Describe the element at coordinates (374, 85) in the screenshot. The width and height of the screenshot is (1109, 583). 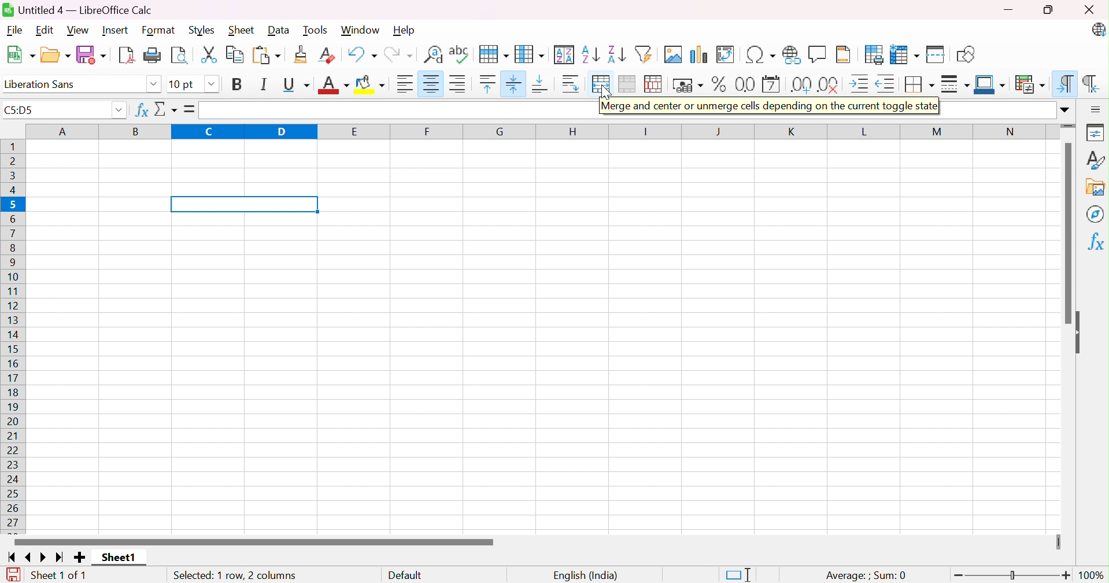
I see `Background Color` at that location.